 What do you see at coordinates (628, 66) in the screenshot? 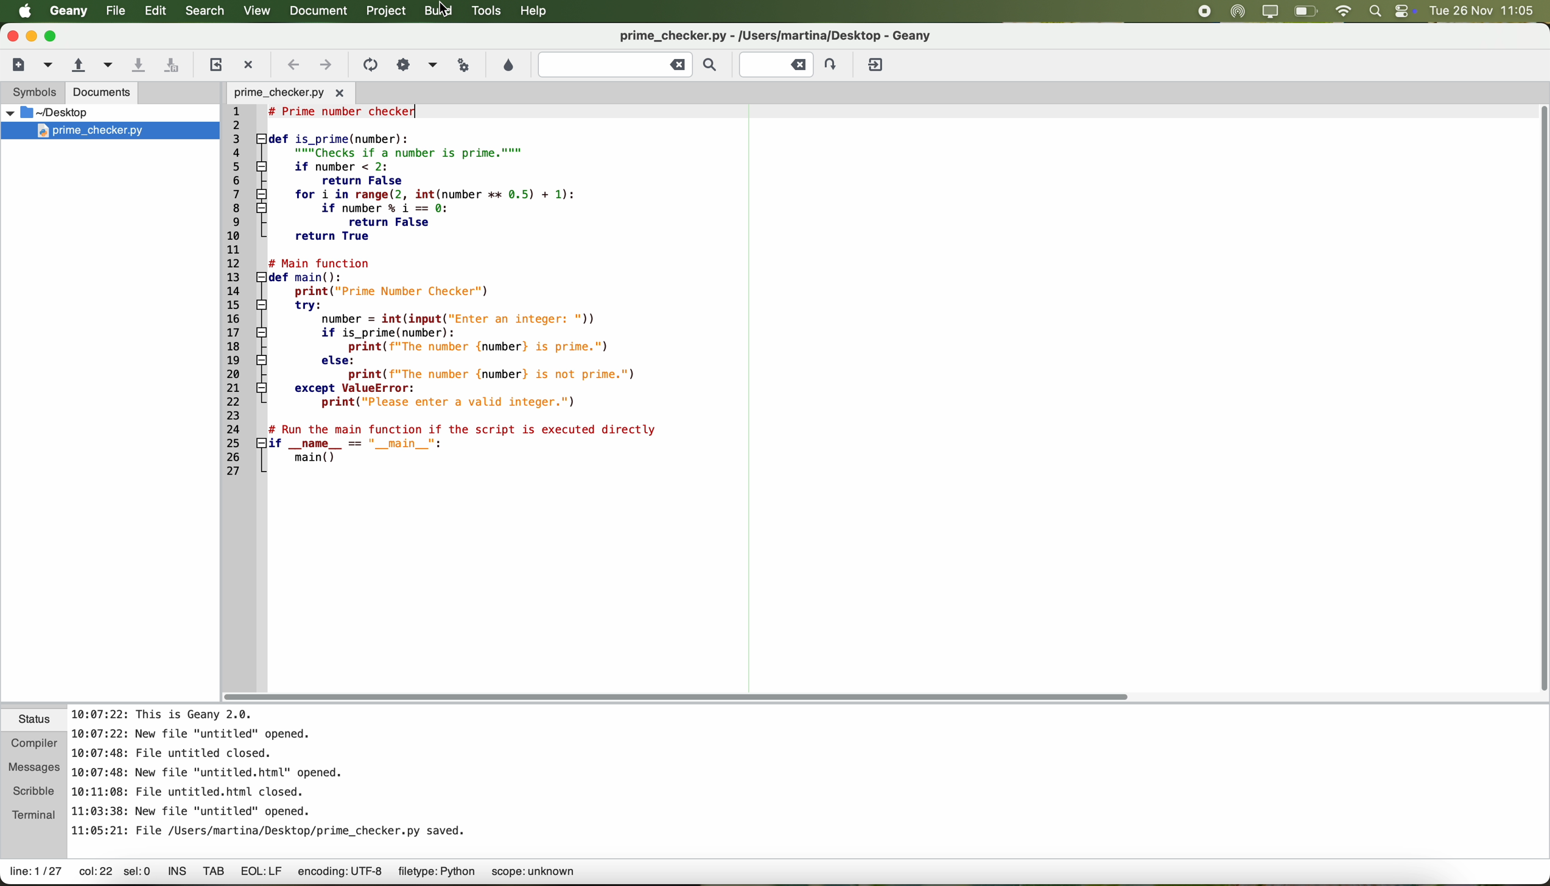
I see `find the entered text in the current file` at bounding box center [628, 66].